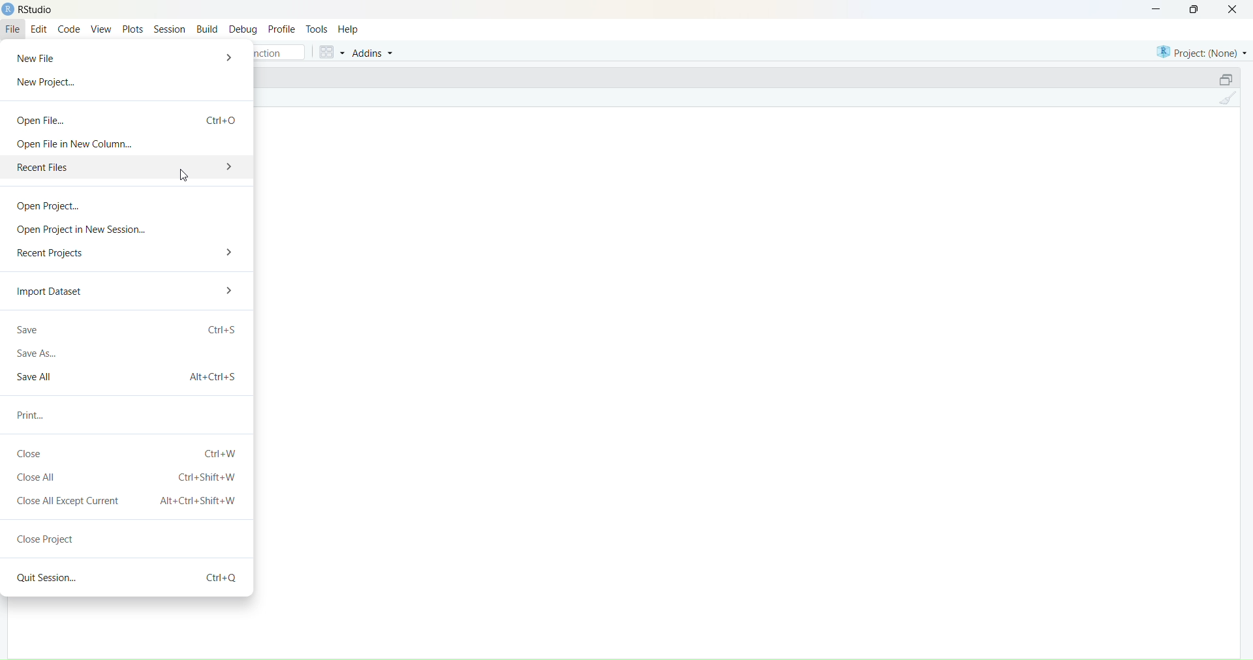 Image resolution: width=1253 pixels, height=660 pixels. I want to click on Edit, so click(39, 30).